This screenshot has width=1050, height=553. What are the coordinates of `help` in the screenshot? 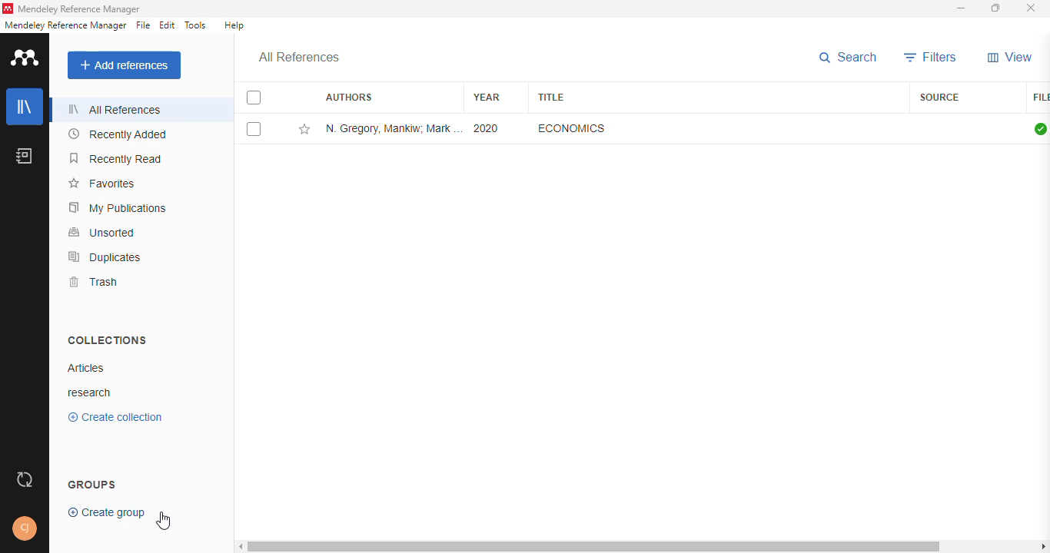 It's located at (234, 25).